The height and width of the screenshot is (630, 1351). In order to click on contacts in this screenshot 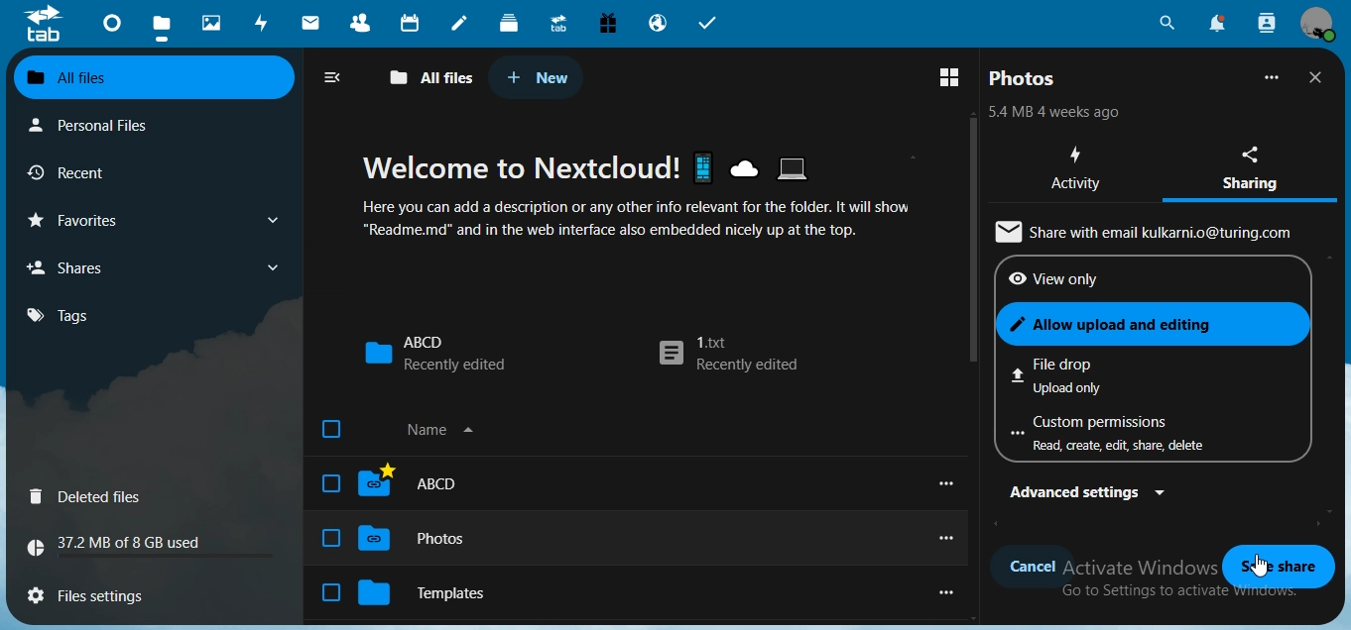, I will do `click(366, 25)`.